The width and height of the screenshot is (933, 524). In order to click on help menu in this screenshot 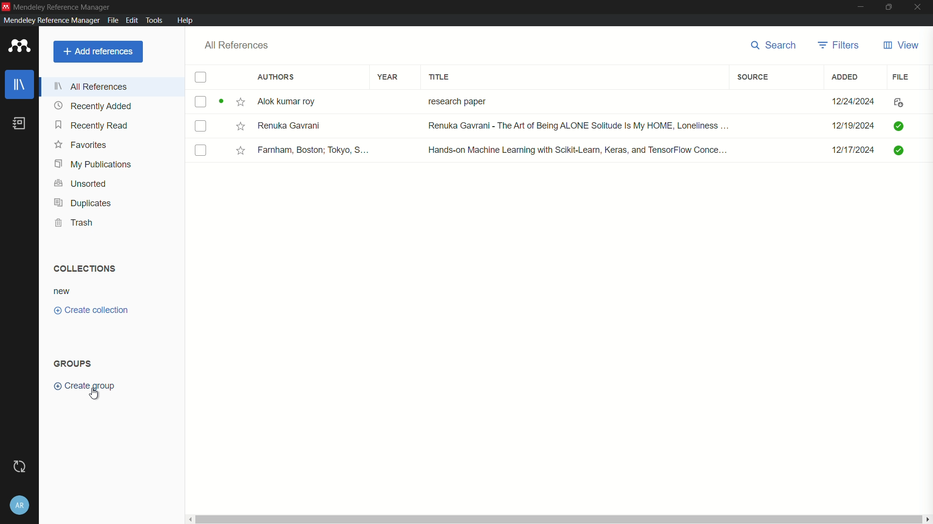, I will do `click(186, 20)`.